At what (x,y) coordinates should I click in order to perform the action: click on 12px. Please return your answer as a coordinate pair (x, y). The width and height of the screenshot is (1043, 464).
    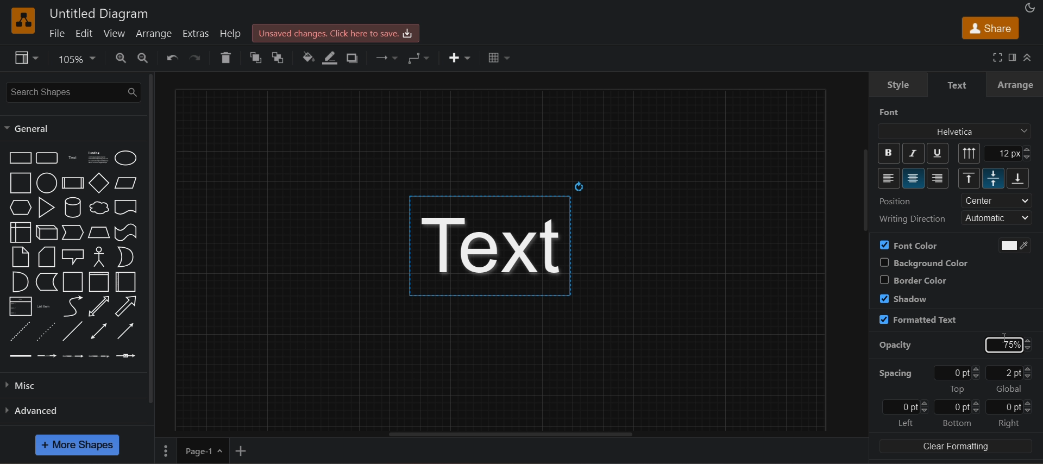
    Looking at the image, I should click on (1009, 153).